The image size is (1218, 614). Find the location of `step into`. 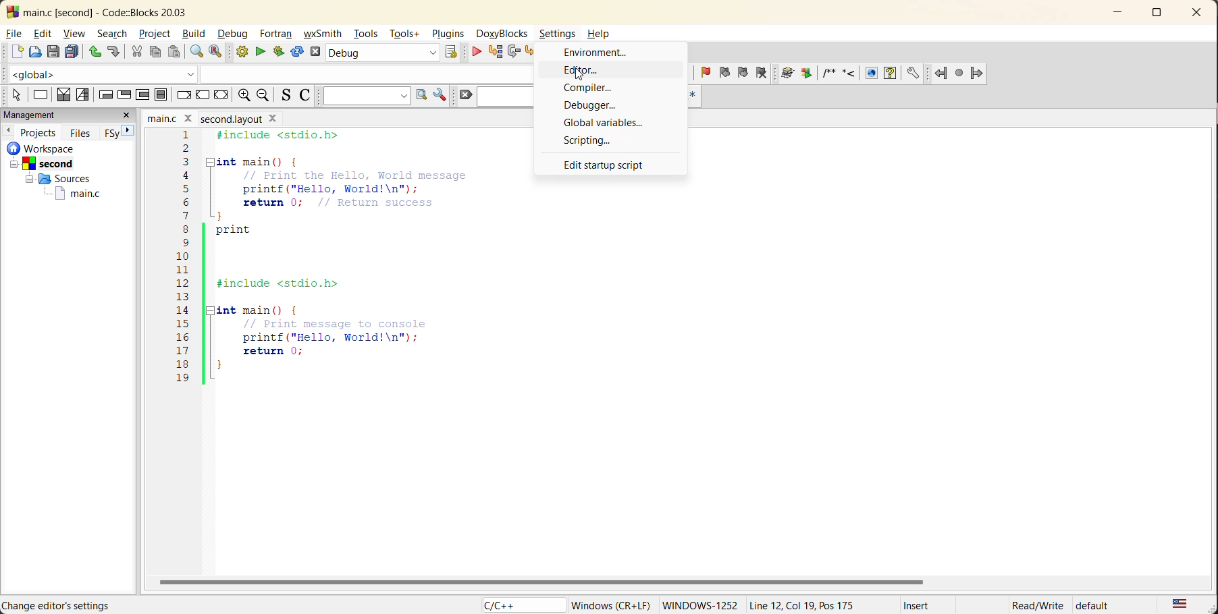

step into is located at coordinates (534, 52).